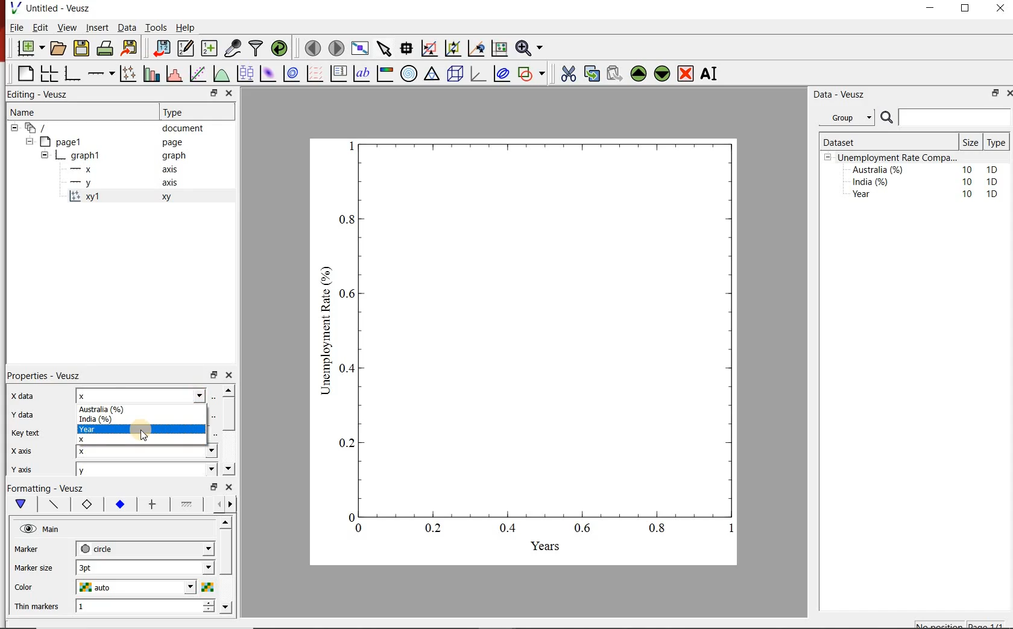 Image resolution: width=1013 pixels, height=629 pixels. What do you see at coordinates (96, 27) in the screenshot?
I see `Insert` at bounding box center [96, 27].